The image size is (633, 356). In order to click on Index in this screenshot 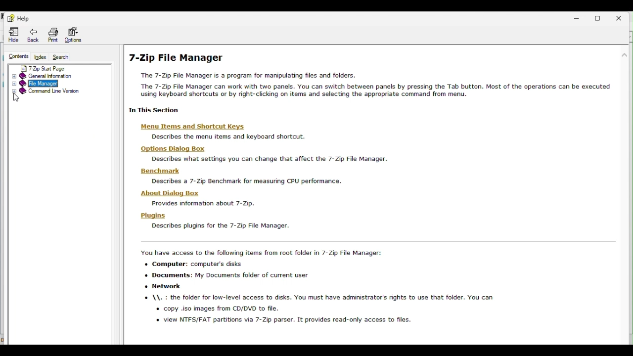, I will do `click(42, 57)`.